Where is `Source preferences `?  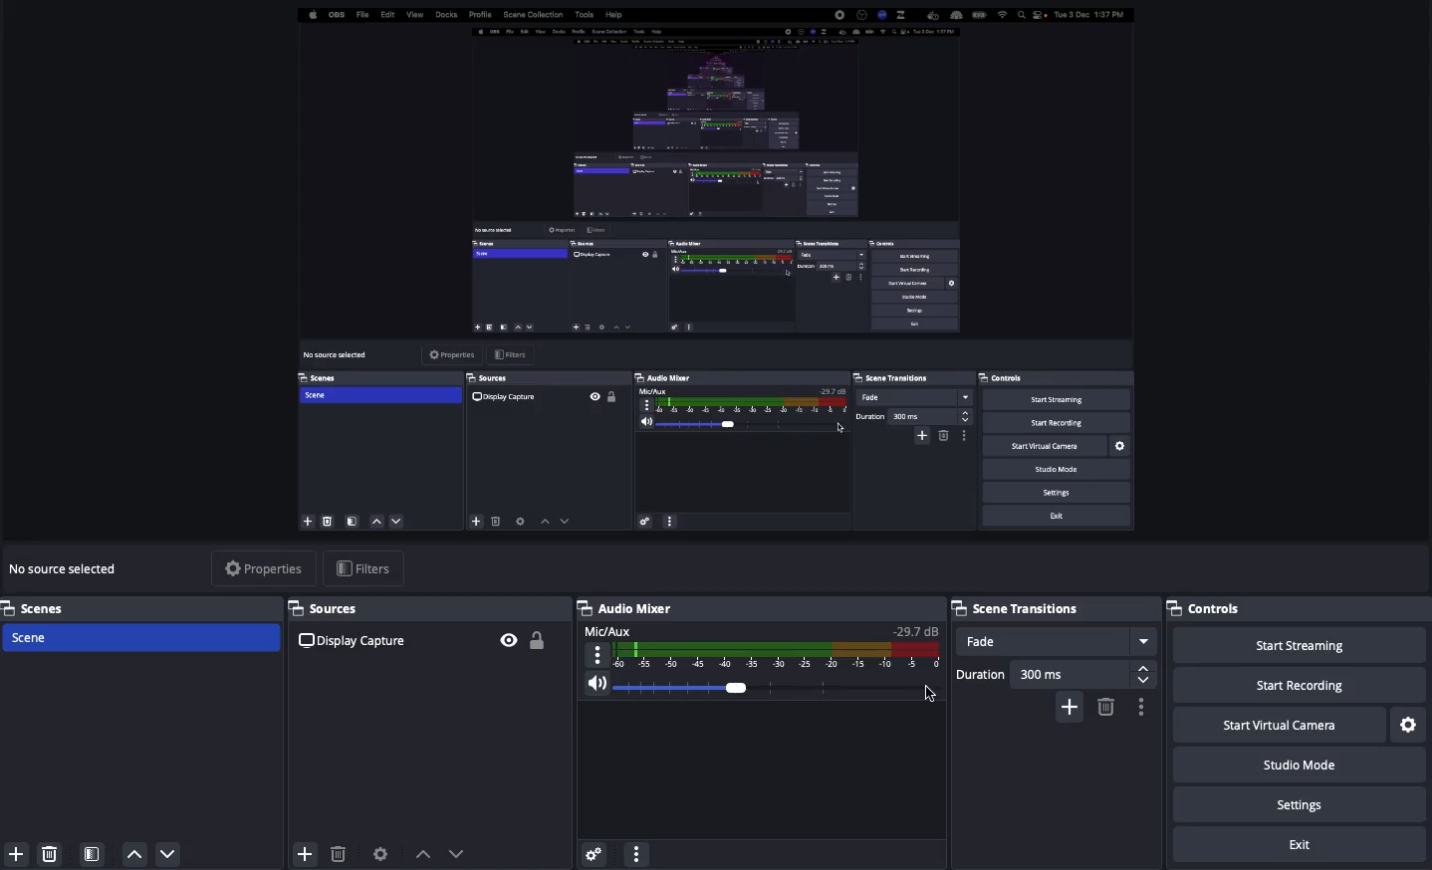 Source preferences  is located at coordinates (382, 852).